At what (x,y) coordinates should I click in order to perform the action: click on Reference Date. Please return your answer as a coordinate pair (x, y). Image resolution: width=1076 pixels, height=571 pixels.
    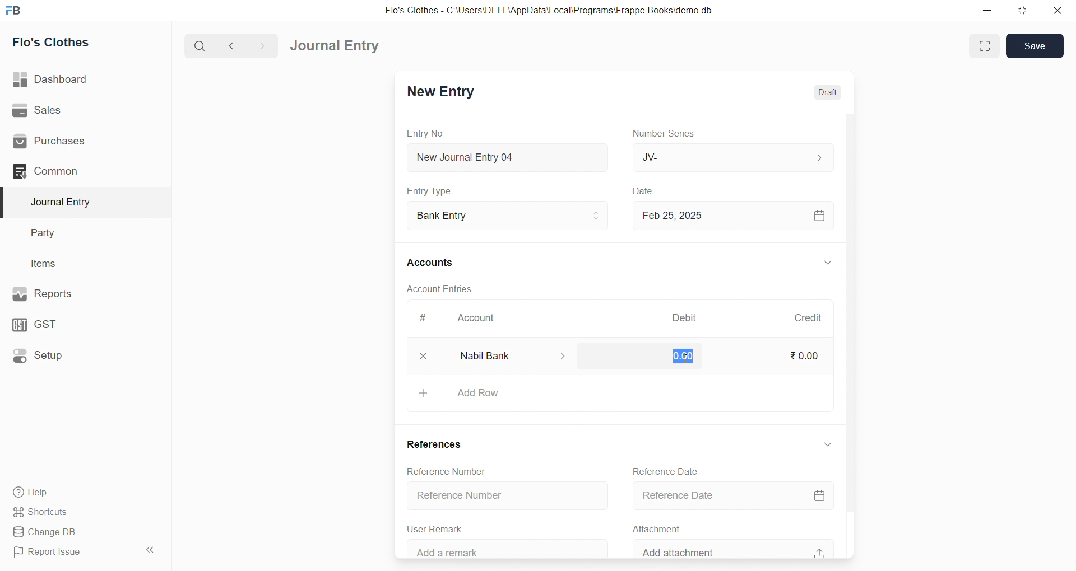
    Looking at the image, I should click on (662, 470).